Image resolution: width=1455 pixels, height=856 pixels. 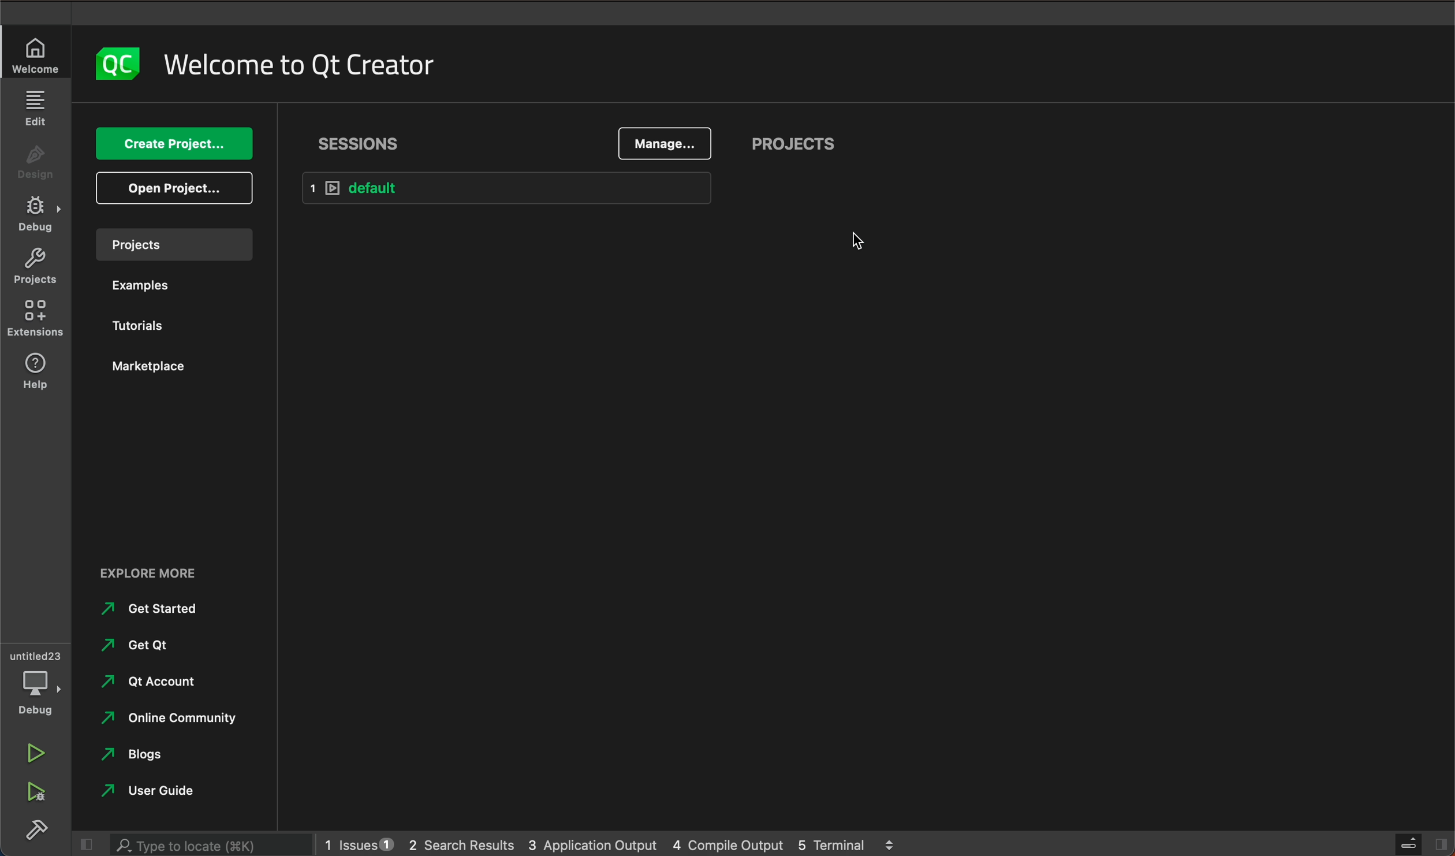 I want to click on debug, so click(x=39, y=680).